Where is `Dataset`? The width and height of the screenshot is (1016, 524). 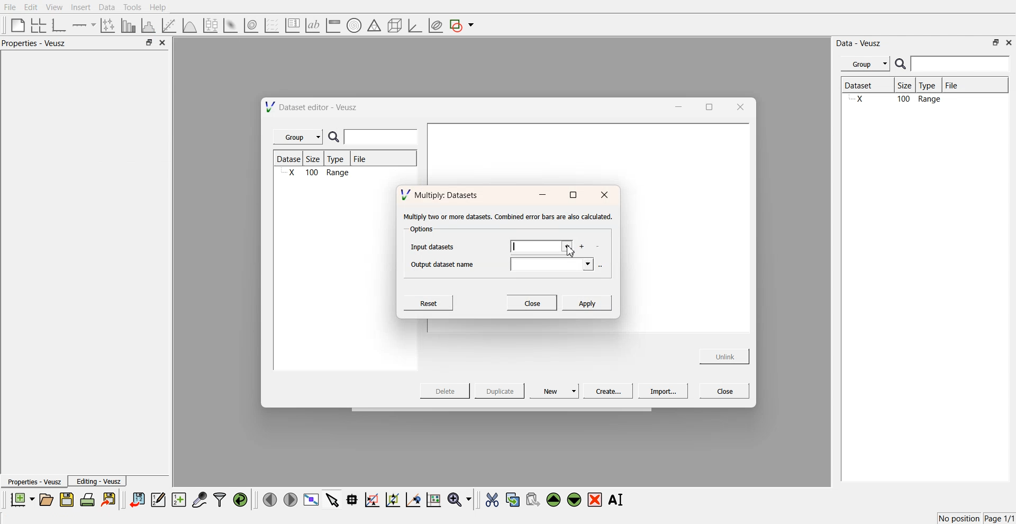 Dataset is located at coordinates (867, 86).